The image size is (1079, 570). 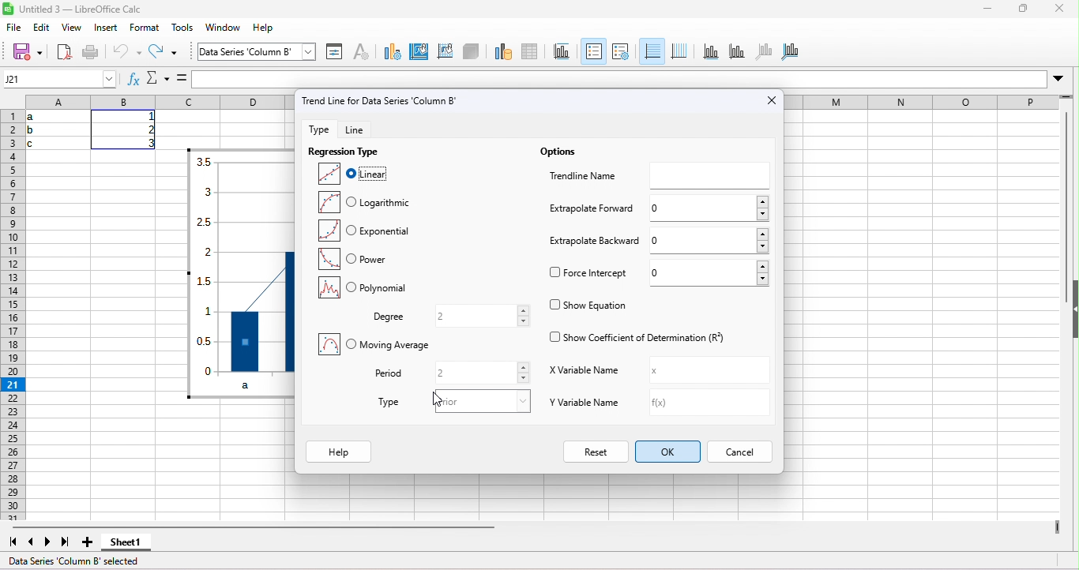 What do you see at coordinates (652, 51) in the screenshot?
I see `horizontal grids ` at bounding box center [652, 51].